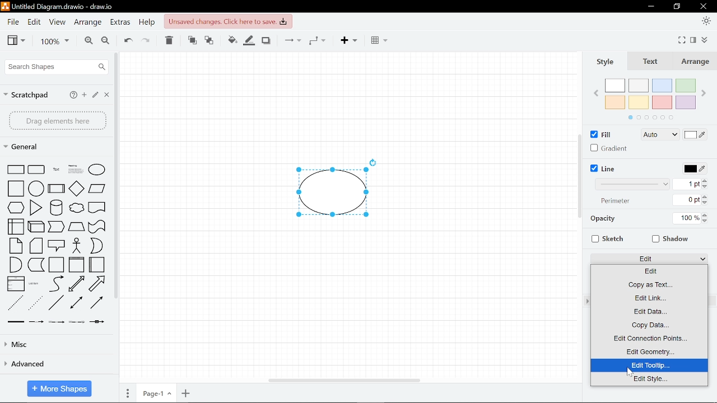 The height and width of the screenshot is (403, 717). What do you see at coordinates (649, 298) in the screenshot?
I see `Edit link` at bounding box center [649, 298].